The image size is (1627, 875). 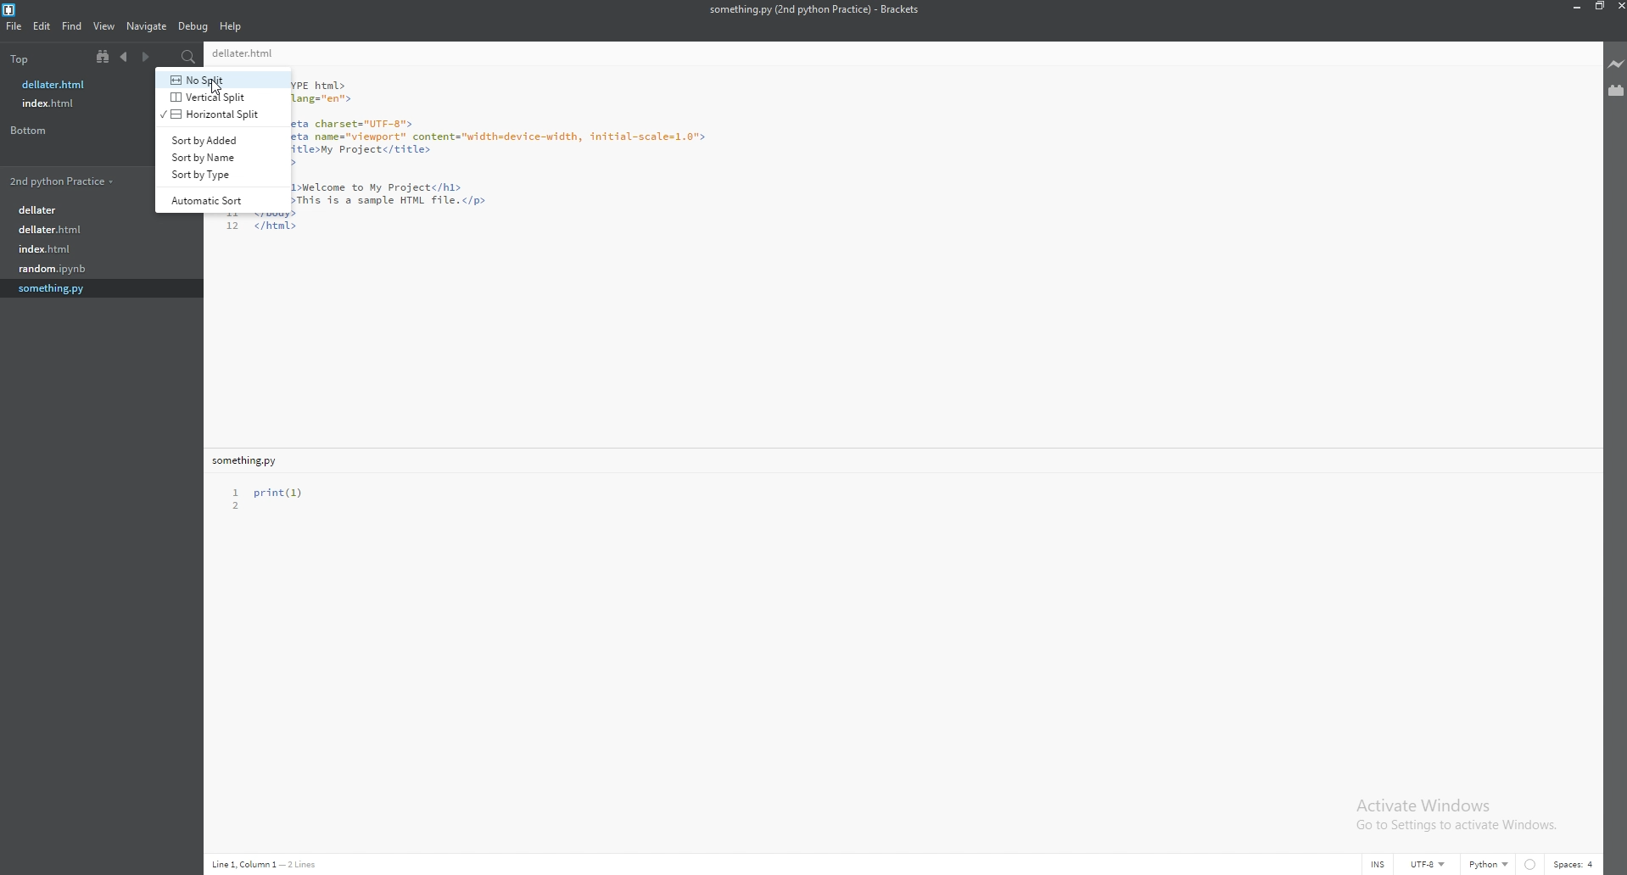 What do you see at coordinates (86, 269) in the screenshot?
I see `file` at bounding box center [86, 269].